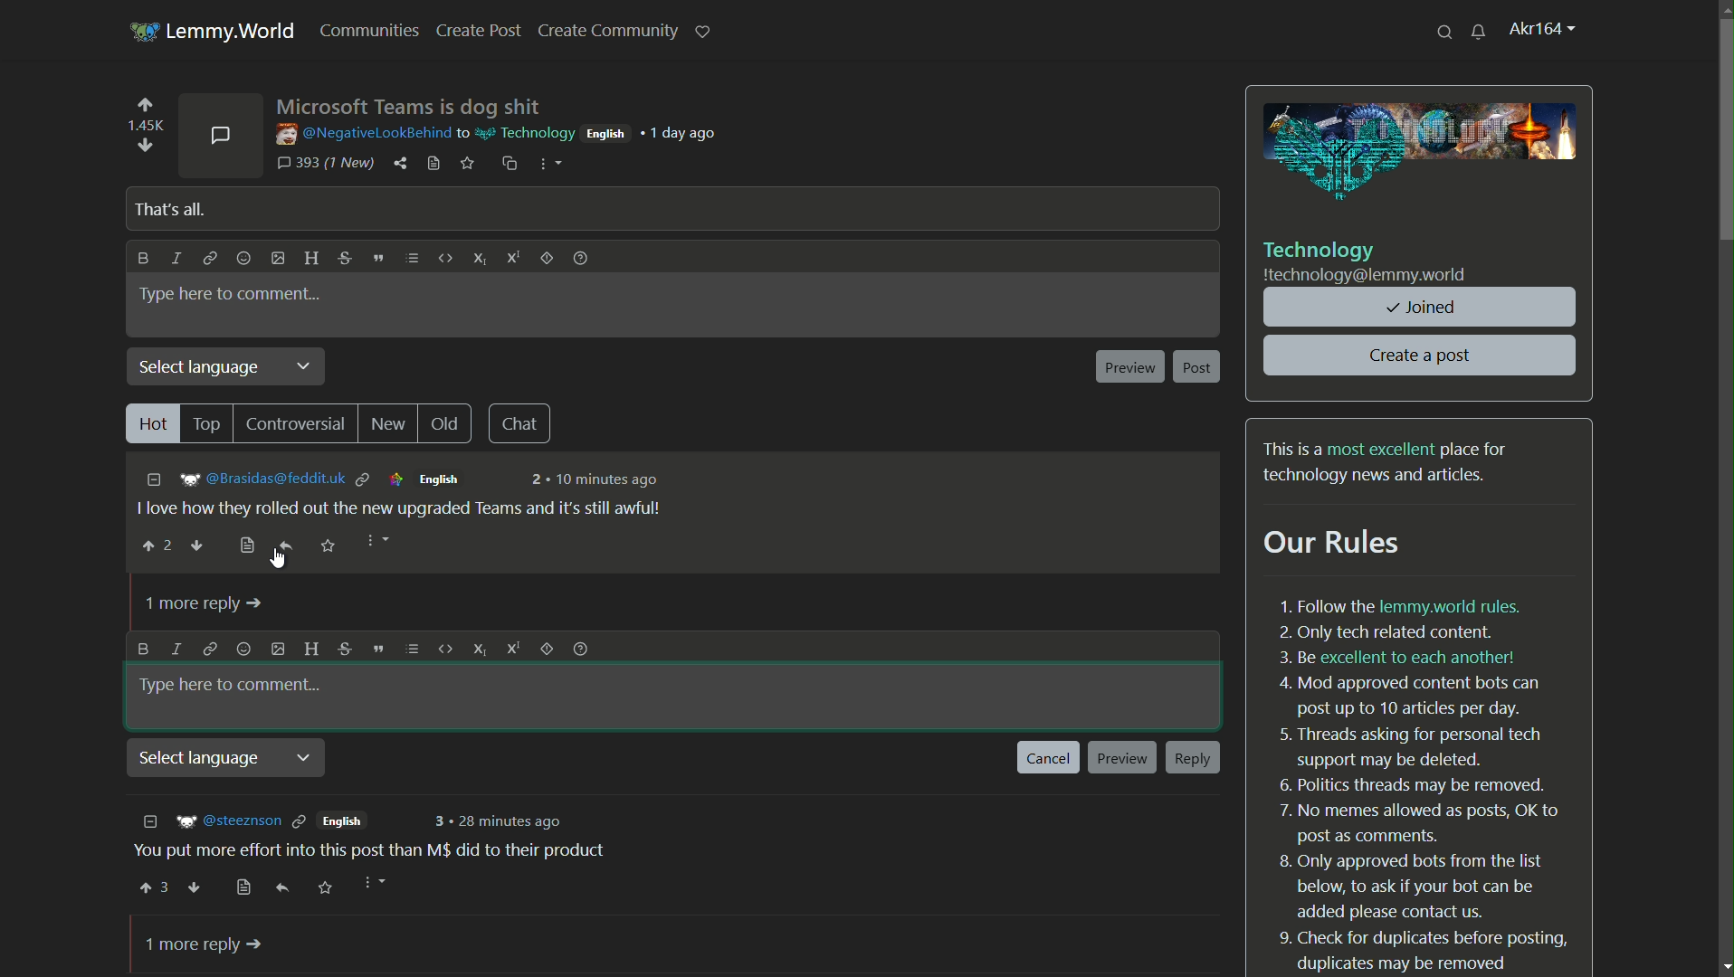  I want to click on spoiler, so click(545, 650).